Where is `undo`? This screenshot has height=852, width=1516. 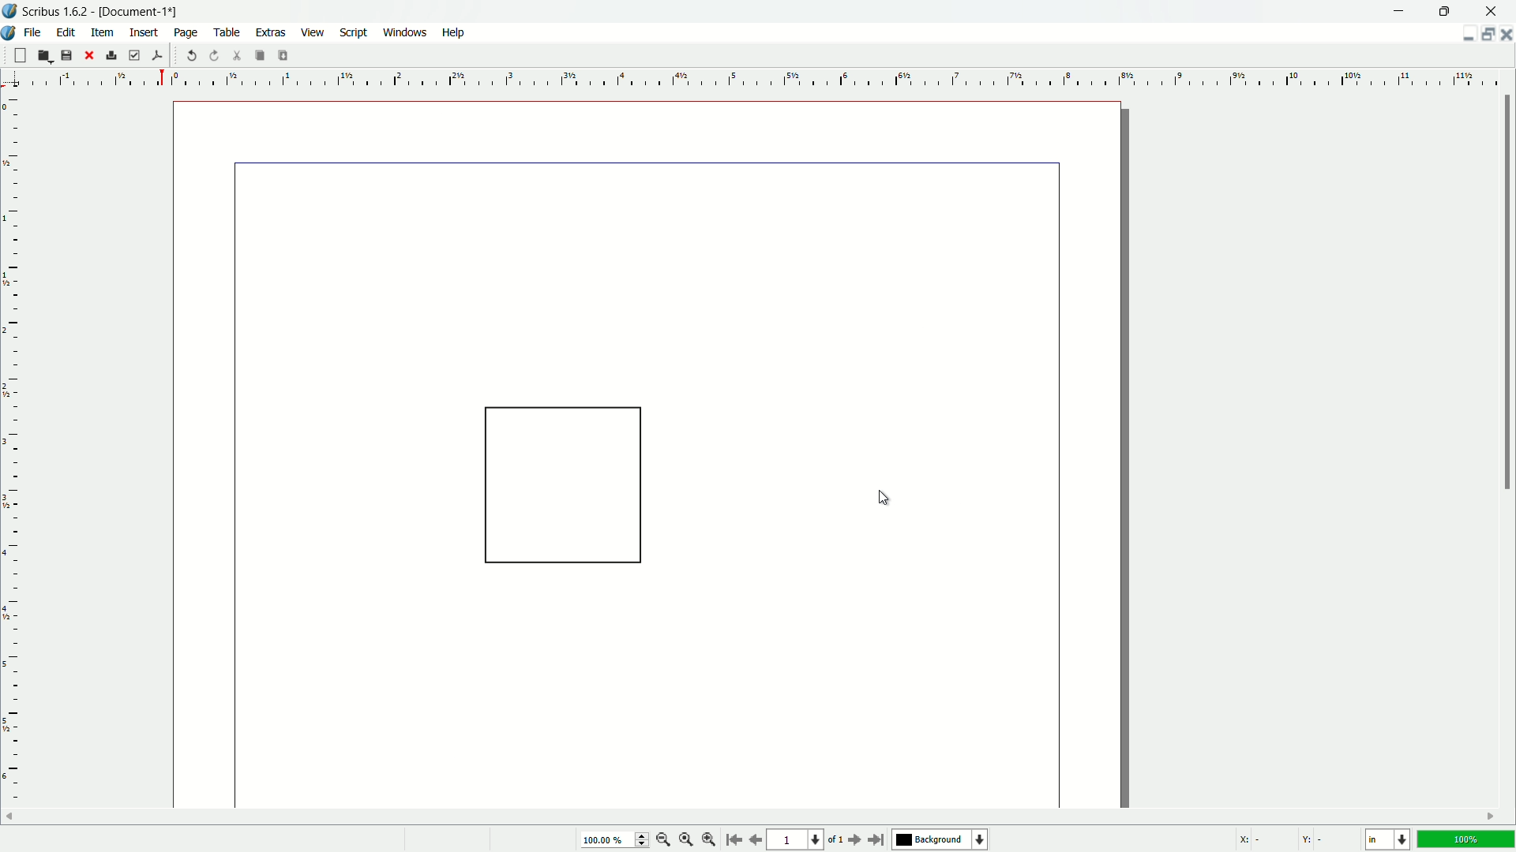
undo is located at coordinates (191, 55).